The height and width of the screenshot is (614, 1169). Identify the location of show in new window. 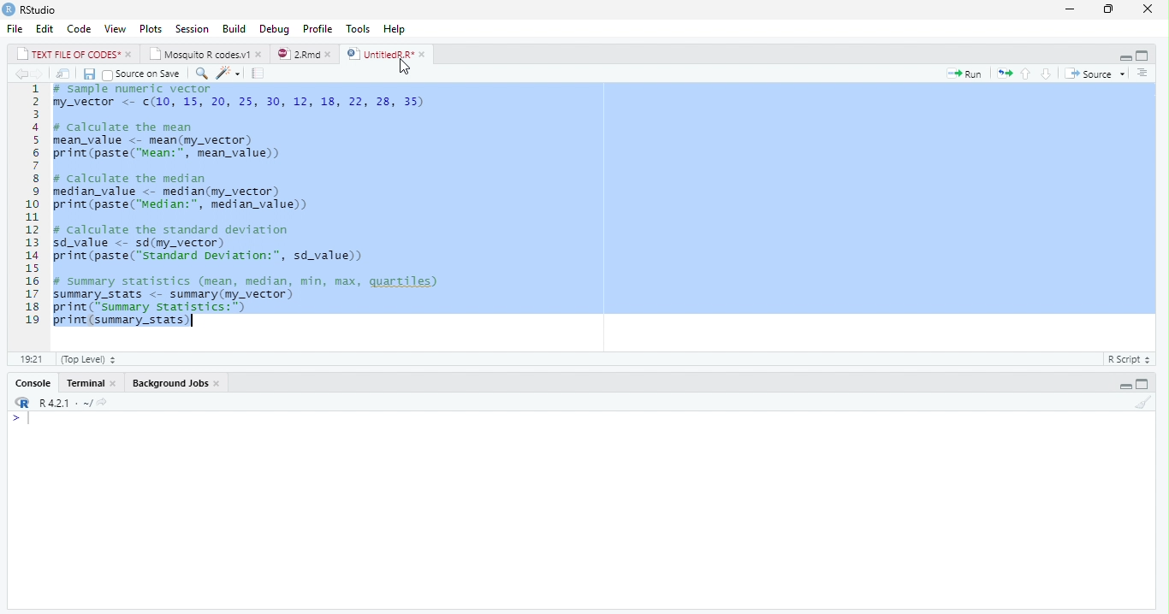
(65, 74).